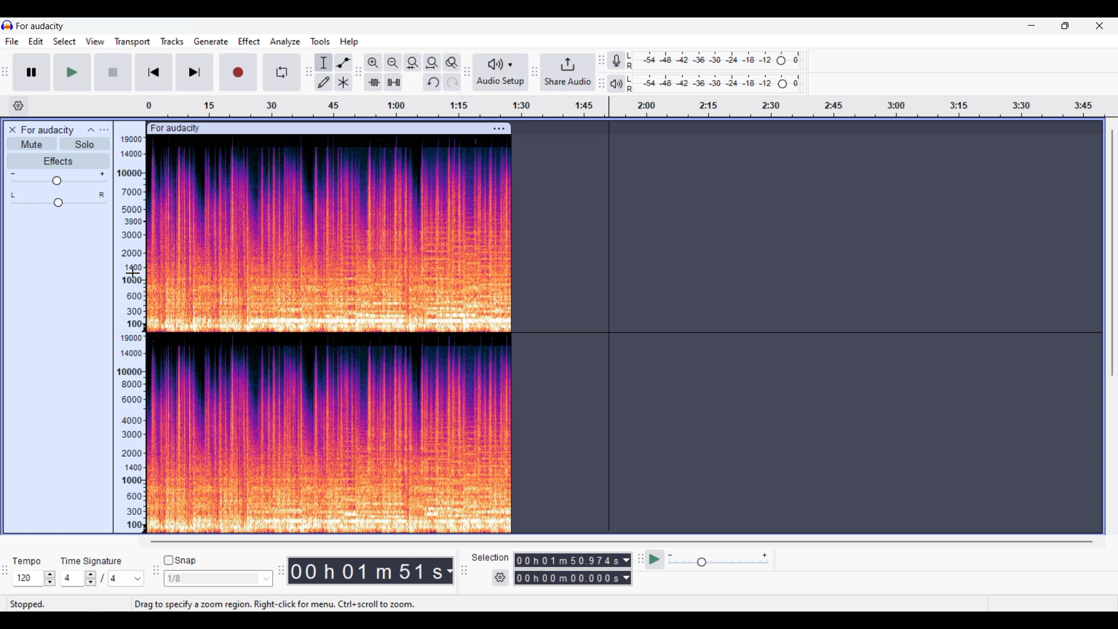  Describe the element at coordinates (19, 106) in the screenshot. I see `Timeline settings` at that location.